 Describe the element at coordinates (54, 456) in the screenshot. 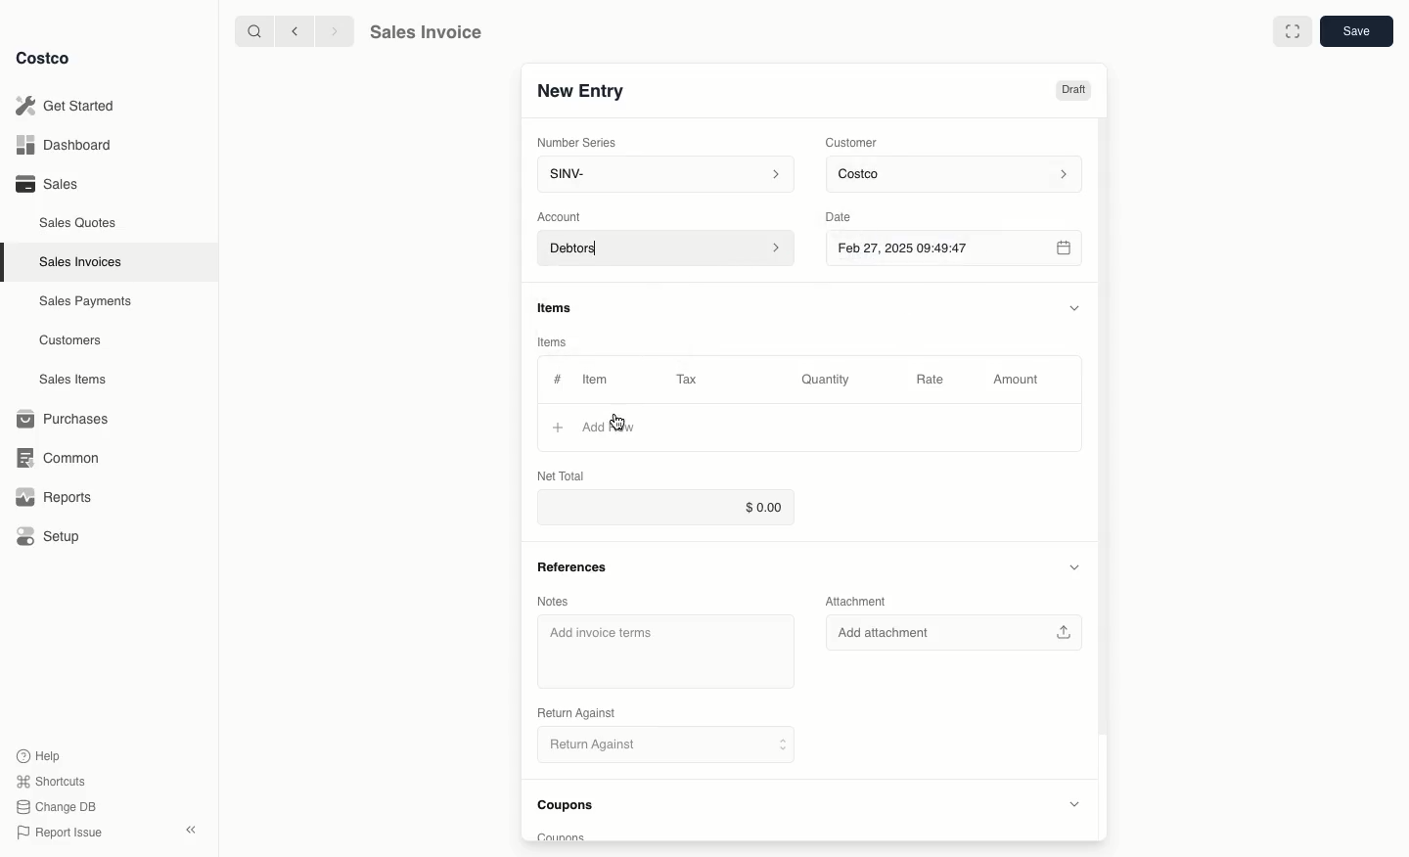

I see `Common` at that location.